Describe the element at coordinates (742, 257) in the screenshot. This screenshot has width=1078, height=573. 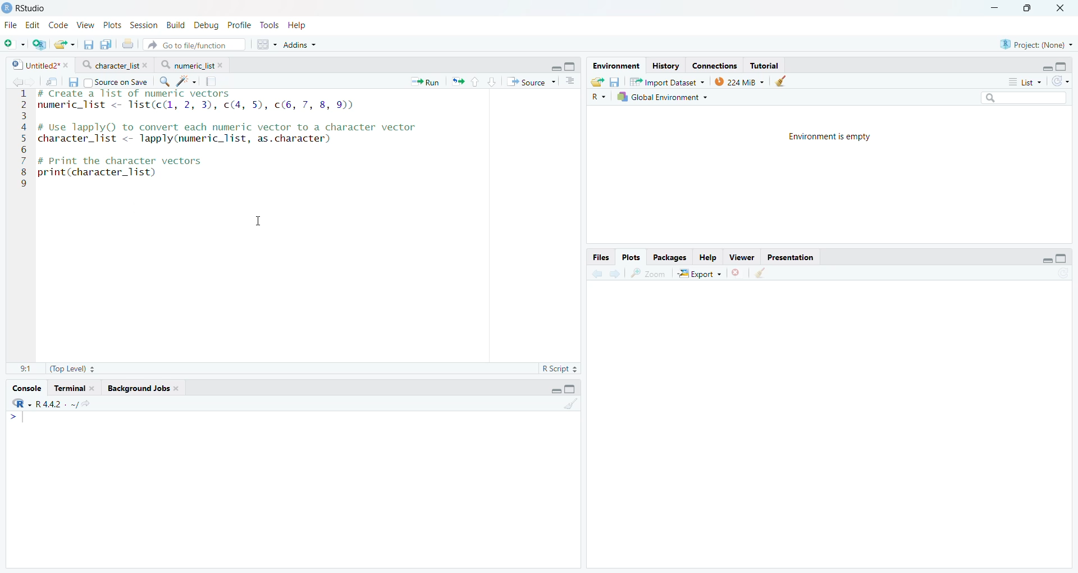
I see `Viewer` at that location.